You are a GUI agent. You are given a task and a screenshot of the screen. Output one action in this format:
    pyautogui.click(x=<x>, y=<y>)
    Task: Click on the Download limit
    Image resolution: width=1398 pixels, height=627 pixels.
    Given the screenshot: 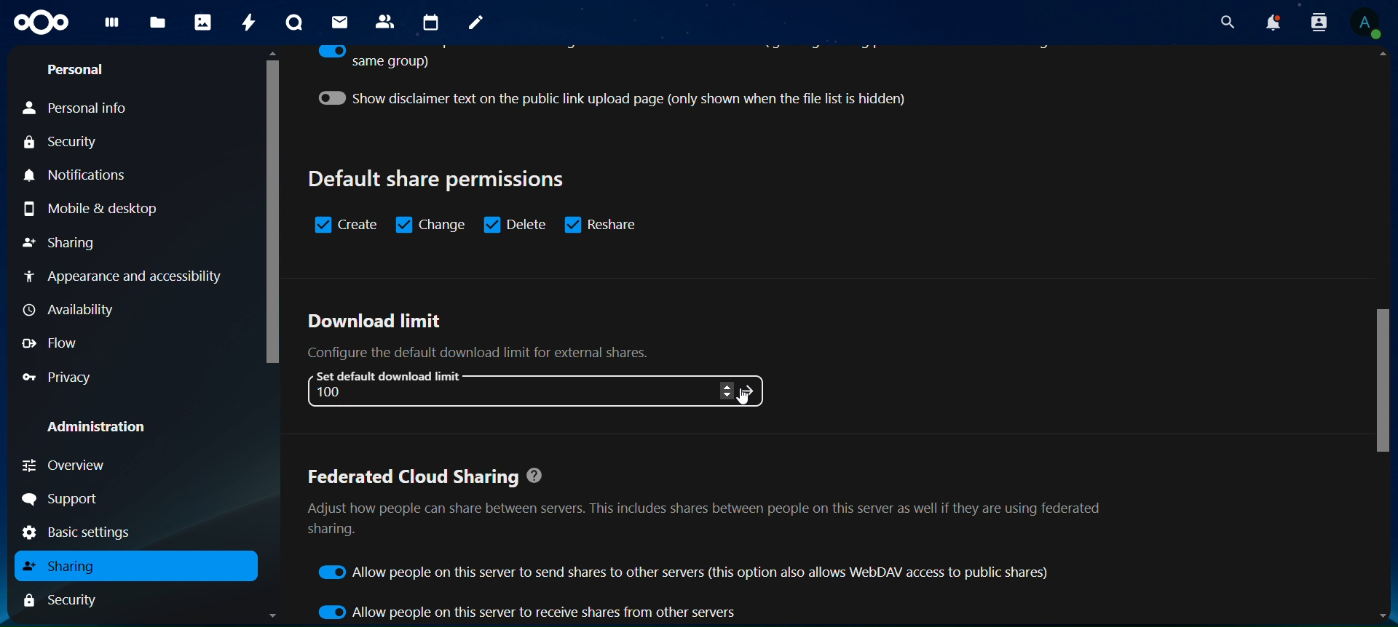 What is the action you would take?
    pyautogui.click(x=375, y=322)
    